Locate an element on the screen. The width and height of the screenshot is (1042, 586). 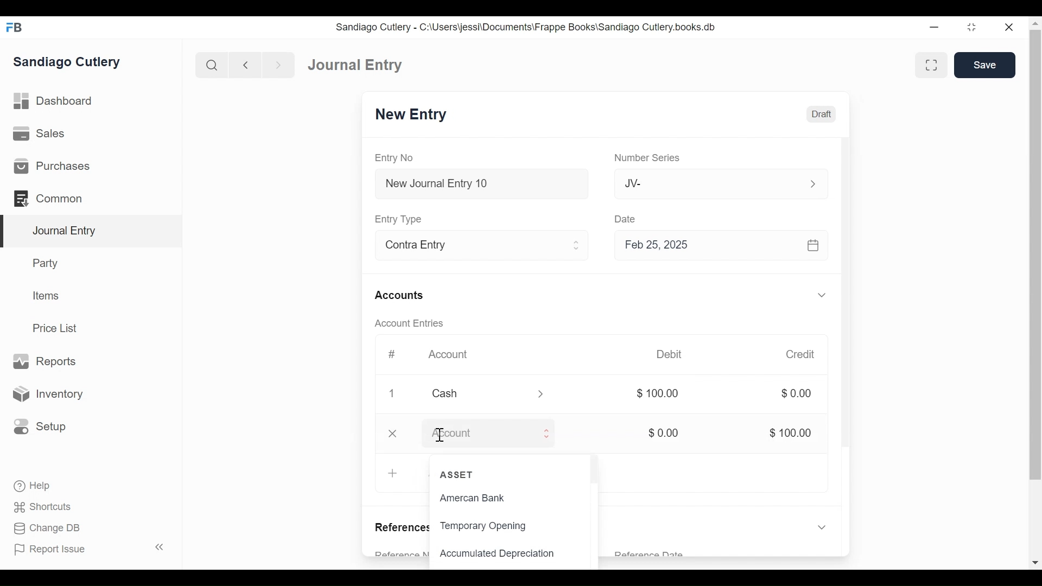
Expand is located at coordinates (824, 526).